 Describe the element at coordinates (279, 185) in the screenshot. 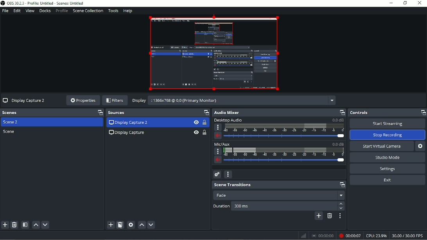

I see `Scene transitions` at that location.